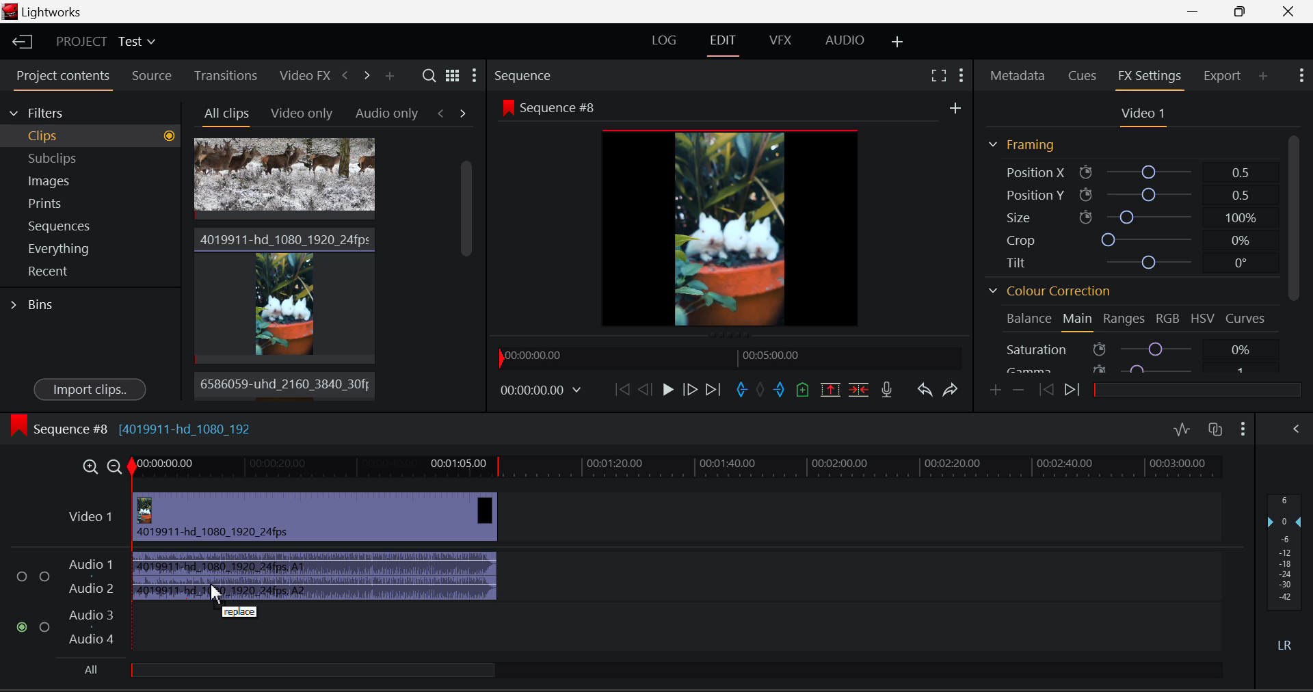 The height and width of the screenshot is (692, 1313). I want to click on Position Y, so click(1137, 196).